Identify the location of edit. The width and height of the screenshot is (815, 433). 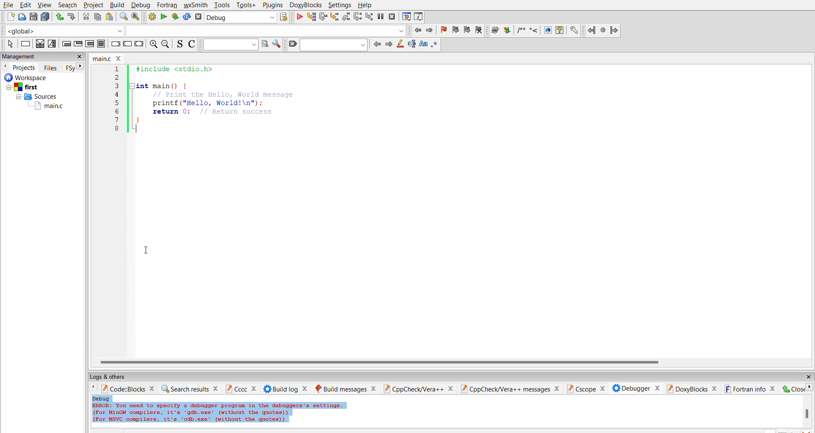
(25, 6).